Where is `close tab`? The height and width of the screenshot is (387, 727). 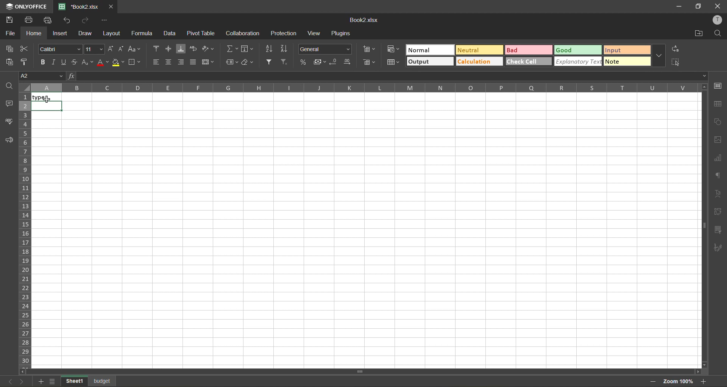
close tab is located at coordinates (112, 7).